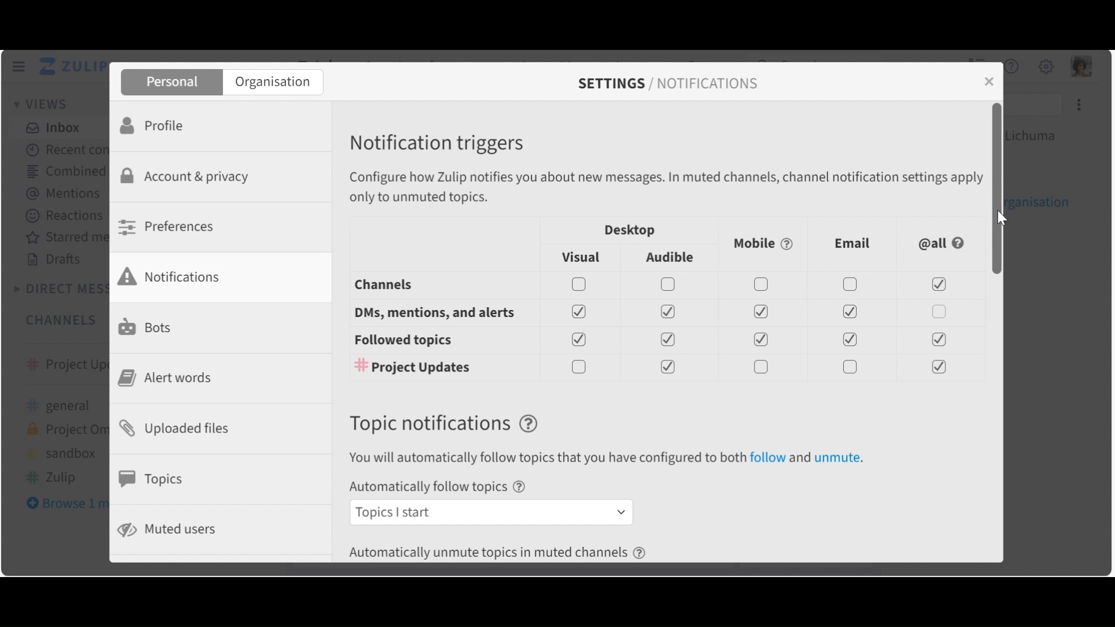  I want to click on Uploaded files, so click(180, 427).